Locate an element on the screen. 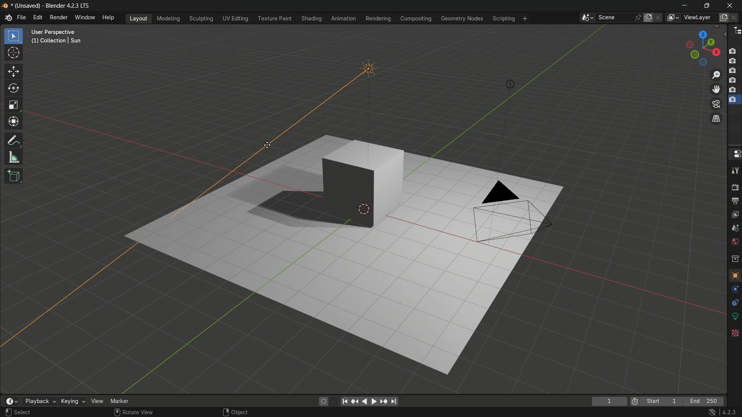 The width and height of the screenshot is (742, 417). User Perspective is located at coordinates (56, 32).